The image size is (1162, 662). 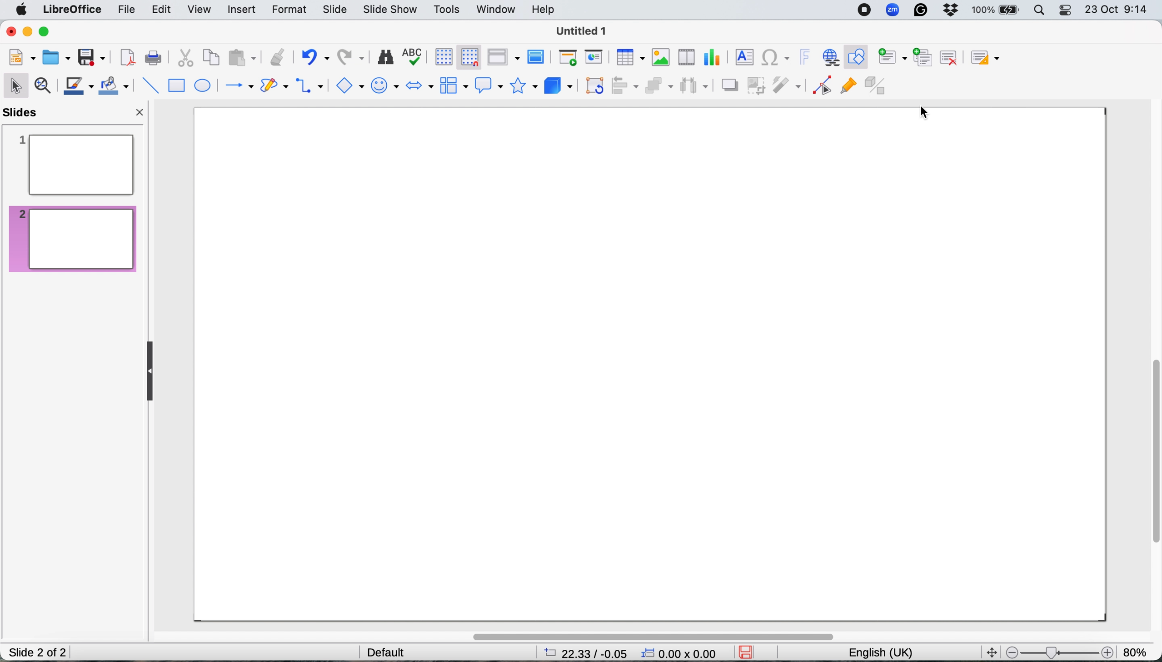 What do you see at coordinates (125, 10) in the screenshot?
I see `file` at bounding box center [125, 10].